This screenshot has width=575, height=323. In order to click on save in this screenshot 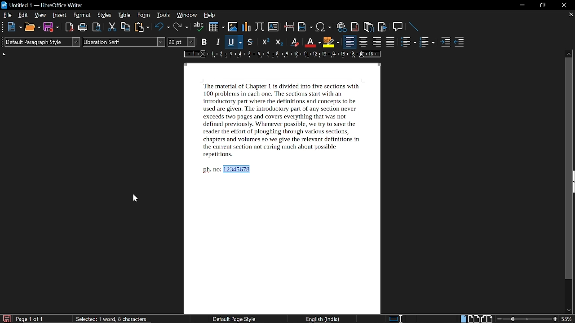, I will do `click(51, 27)`.